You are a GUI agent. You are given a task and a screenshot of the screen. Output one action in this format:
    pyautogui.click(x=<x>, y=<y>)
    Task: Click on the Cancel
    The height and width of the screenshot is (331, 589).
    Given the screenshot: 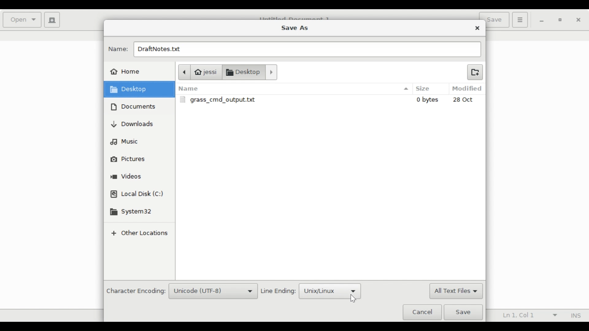 What is the action you would take?
    pyautogui.click(x=422, y=312)
    